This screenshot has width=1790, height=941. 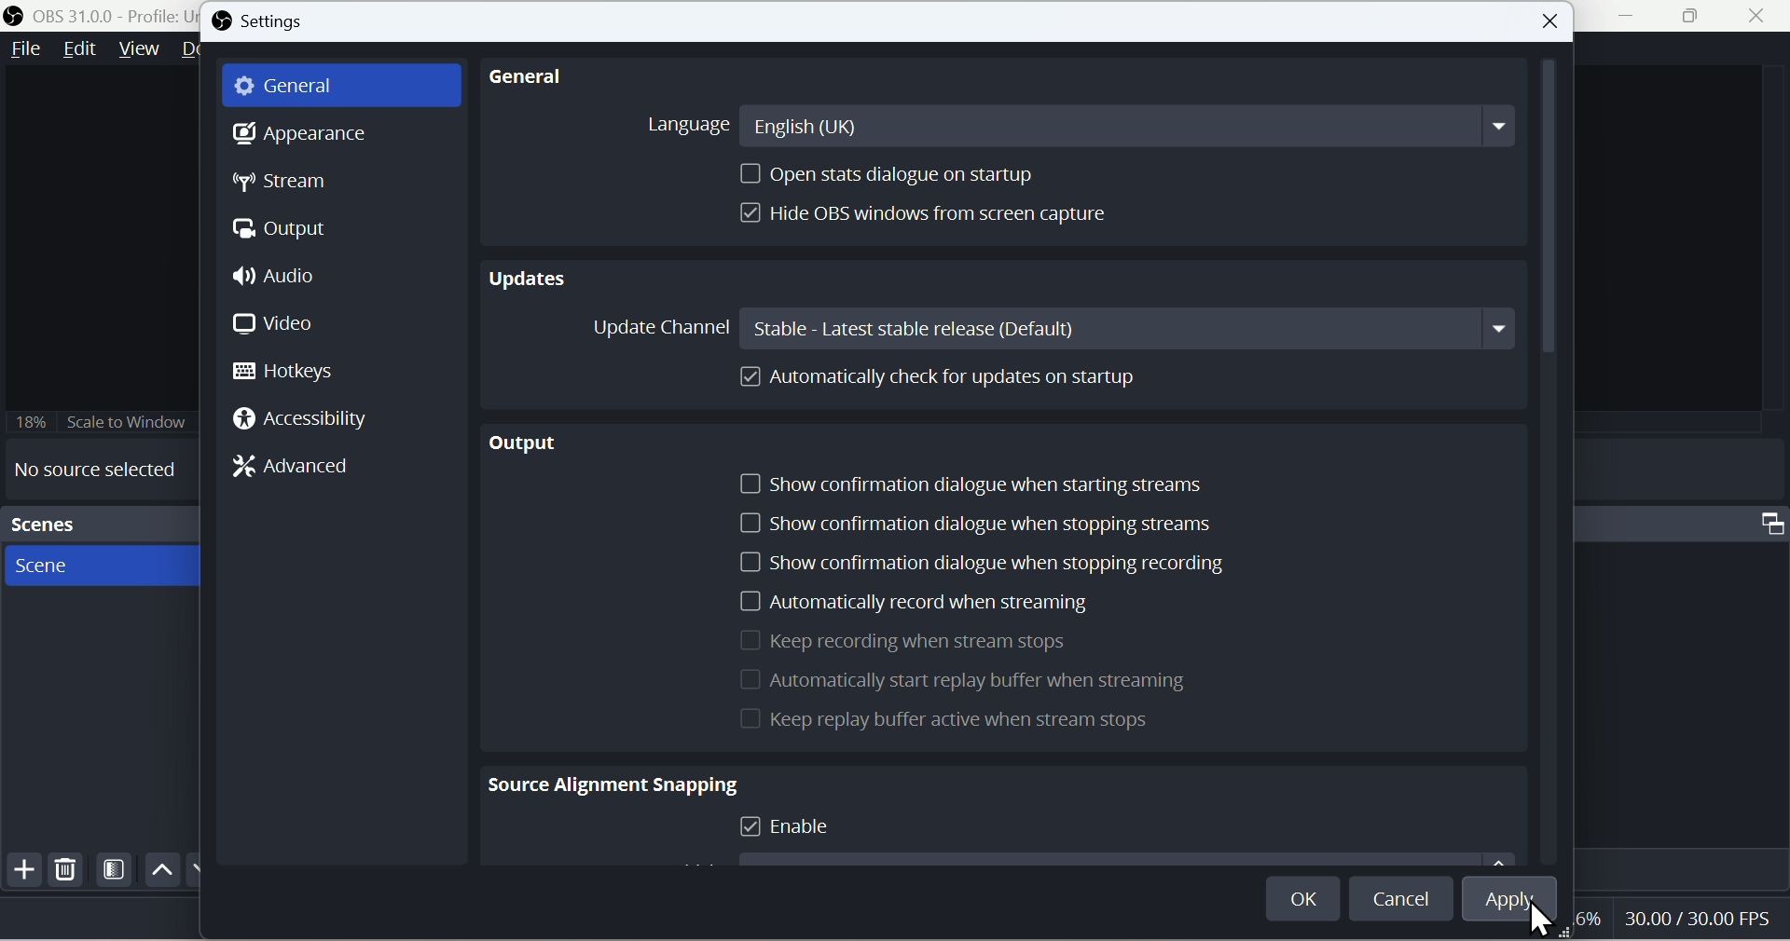 What do you see at coordinates (99, 521) in the screenshot?
I see `Scenes` at bounding box center [99, 521].